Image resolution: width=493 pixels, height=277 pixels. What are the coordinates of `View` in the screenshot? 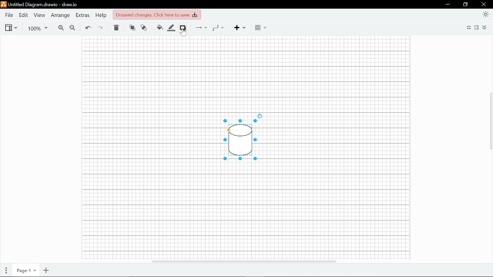 It's located at (11, 28).